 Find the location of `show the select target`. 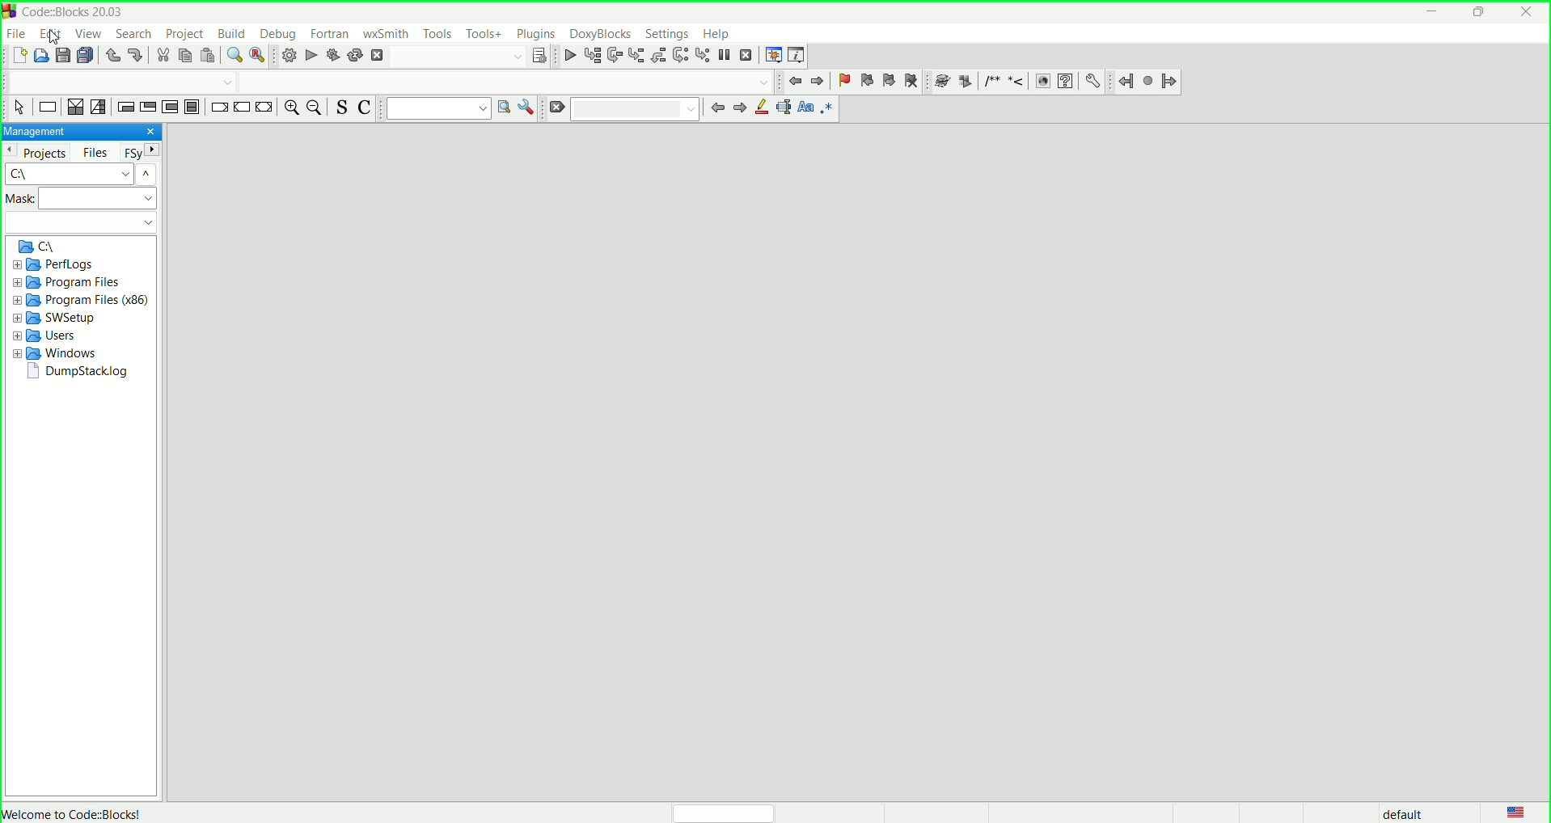

show the select target is located at coordinates (540, 55).